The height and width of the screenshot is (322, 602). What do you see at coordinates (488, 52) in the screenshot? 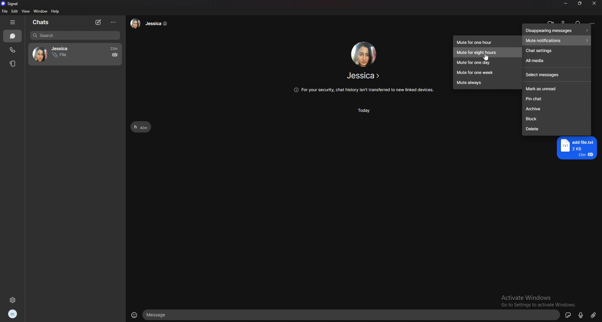
I see `mute for eight hours` at bounding box center [488, 52].